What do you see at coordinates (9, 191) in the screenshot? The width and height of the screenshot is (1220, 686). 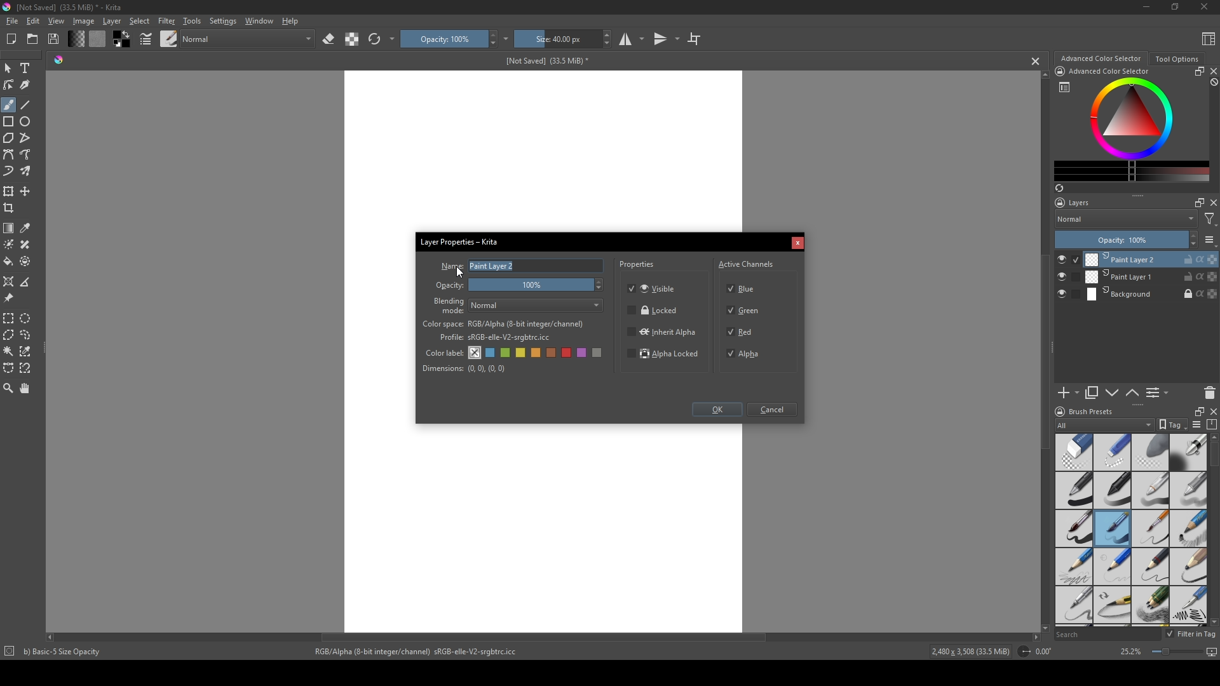 I see `transform` at bounding box center [9, 191].